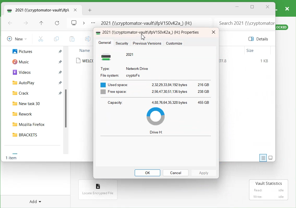 Image resolution: width=296 pixels, height=208 pixels. Describe the element at coordinates (265, 61) in the screenshot. I see `1 KB` at that location.